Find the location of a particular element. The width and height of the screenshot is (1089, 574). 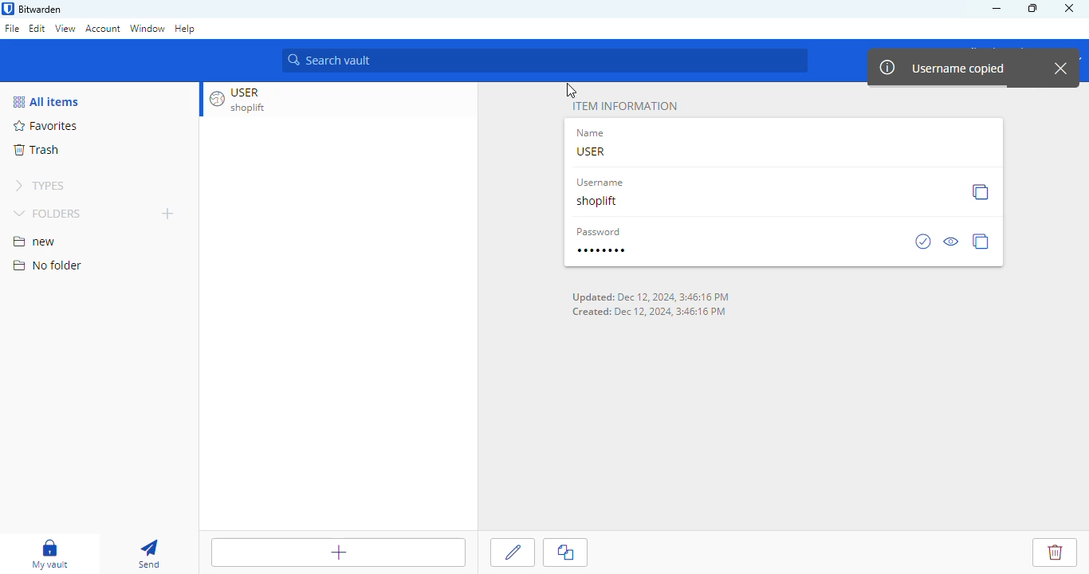

password is located at coordinates (602, 250).